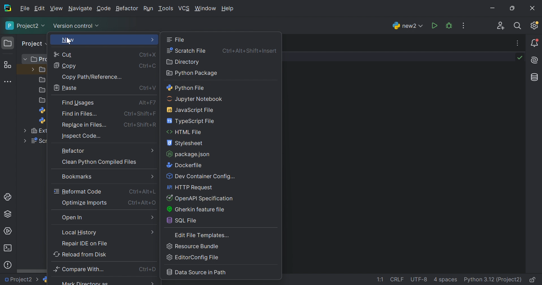 The width and height of the screenshot is (542, 285). What do you see at coordinates (85, 203) in the screenshot?
I see `Optimize imports` at bounding box center [85, 203].